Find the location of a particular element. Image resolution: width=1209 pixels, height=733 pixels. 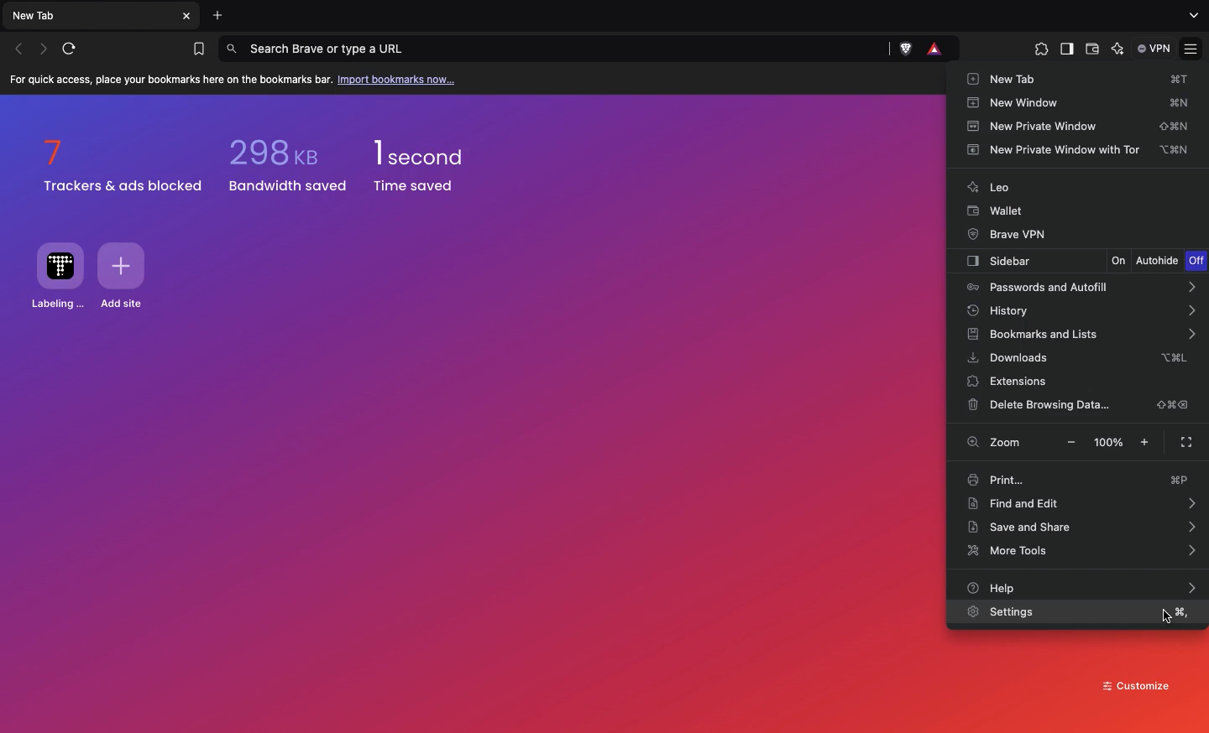

Extensions is located at coordinates (1008, 380).